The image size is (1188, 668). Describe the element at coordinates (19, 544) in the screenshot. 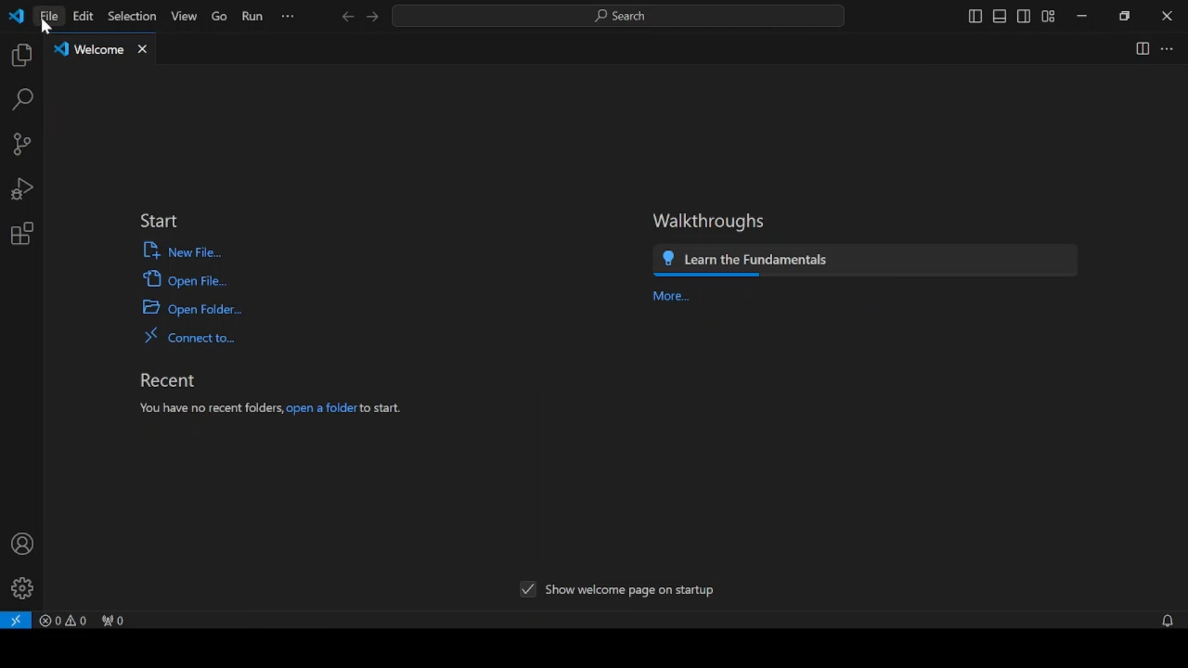

I see `accounts` at that location.